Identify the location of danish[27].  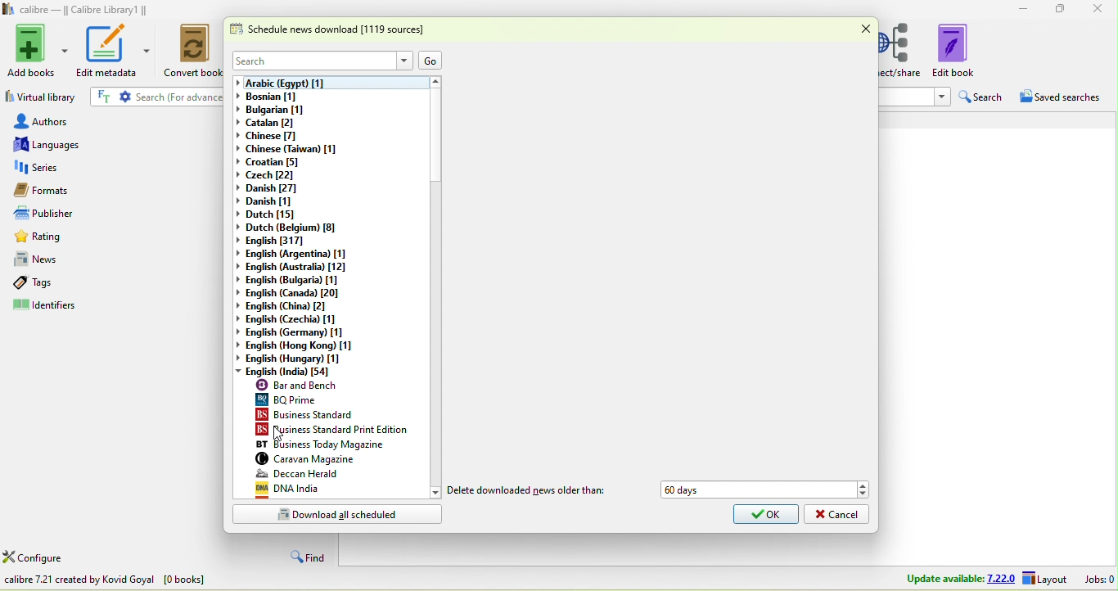
(276, 188).